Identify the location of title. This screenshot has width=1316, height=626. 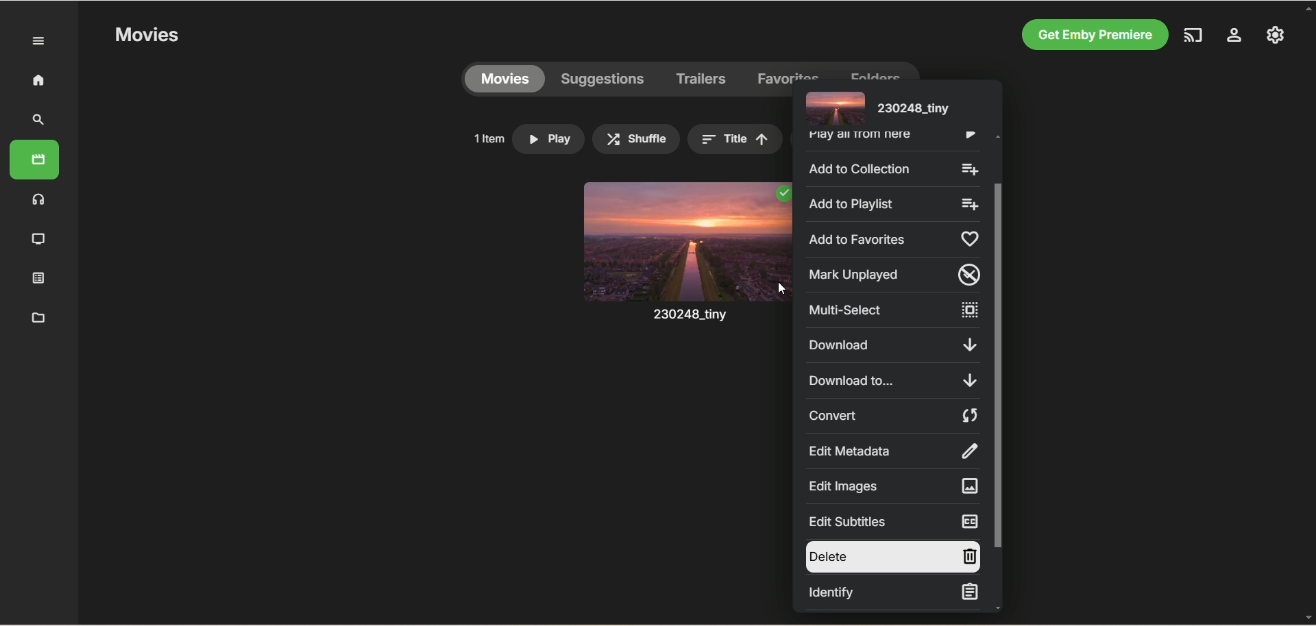
(735, 139).